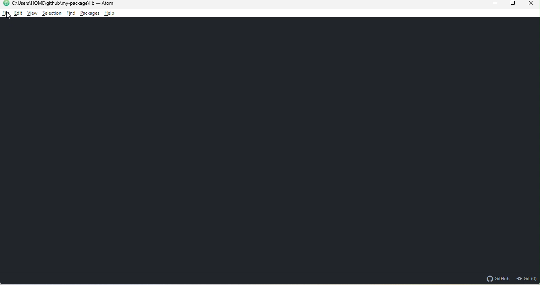 The width and height of the screenshot is (540, 285). I want to click on view, so click(32, 14).